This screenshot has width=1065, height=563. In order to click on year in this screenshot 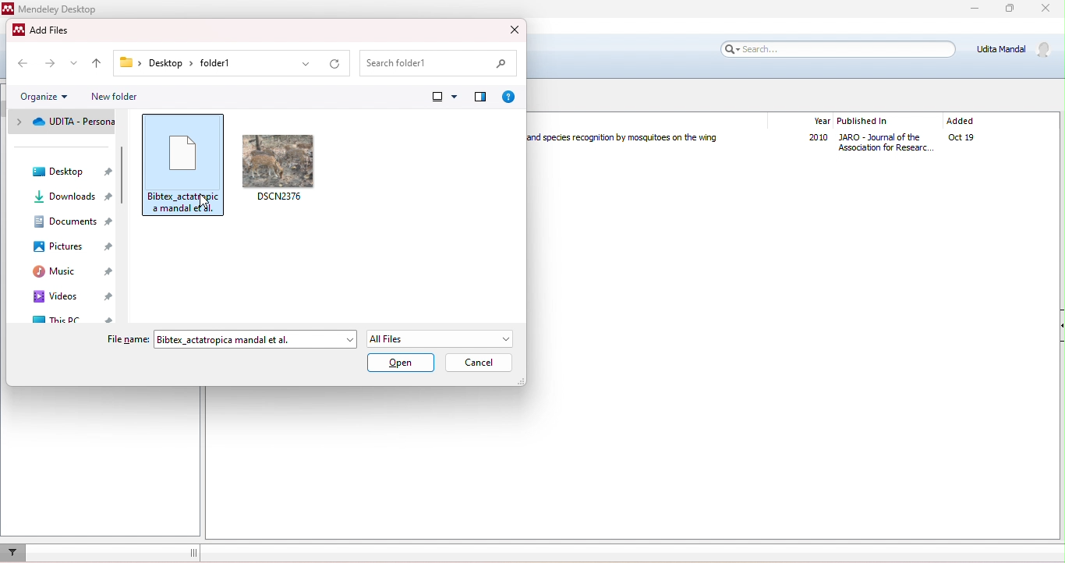, I will do `click(817, 122)`.